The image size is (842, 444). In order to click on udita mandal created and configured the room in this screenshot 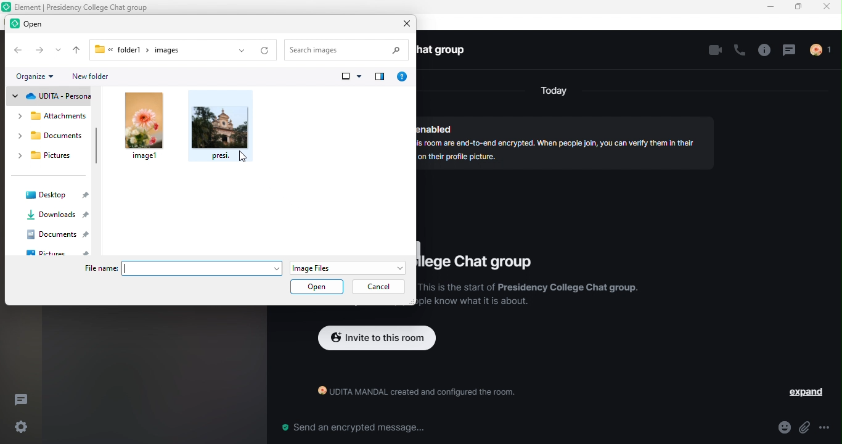, I will do `click(411, 394)`.